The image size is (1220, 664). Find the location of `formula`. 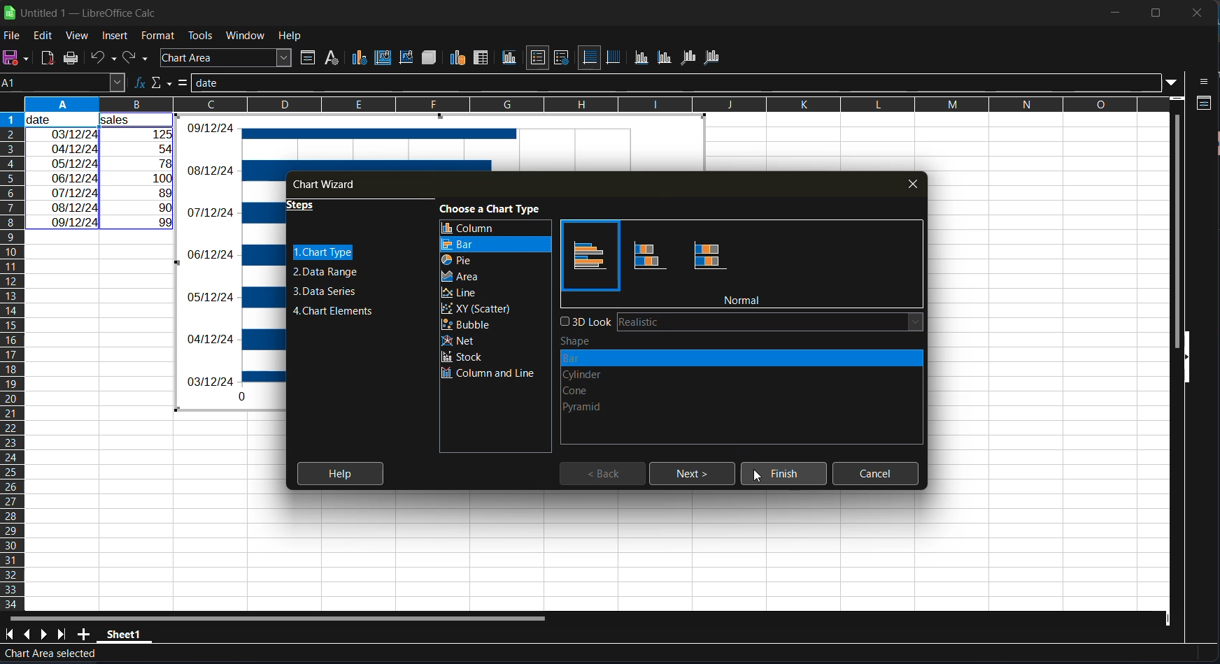

formula is located at coordinates (182, 83).